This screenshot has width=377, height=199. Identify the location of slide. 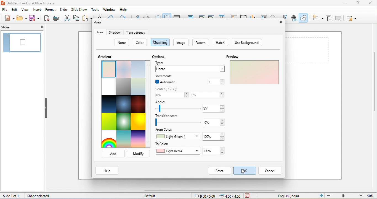
(63, 10).